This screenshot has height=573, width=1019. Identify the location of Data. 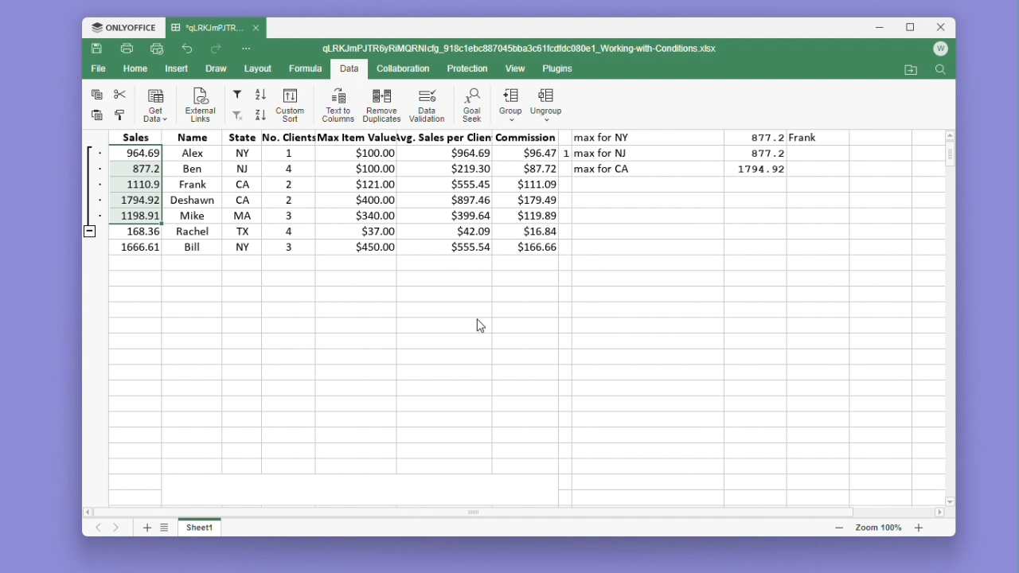
(349, 70).